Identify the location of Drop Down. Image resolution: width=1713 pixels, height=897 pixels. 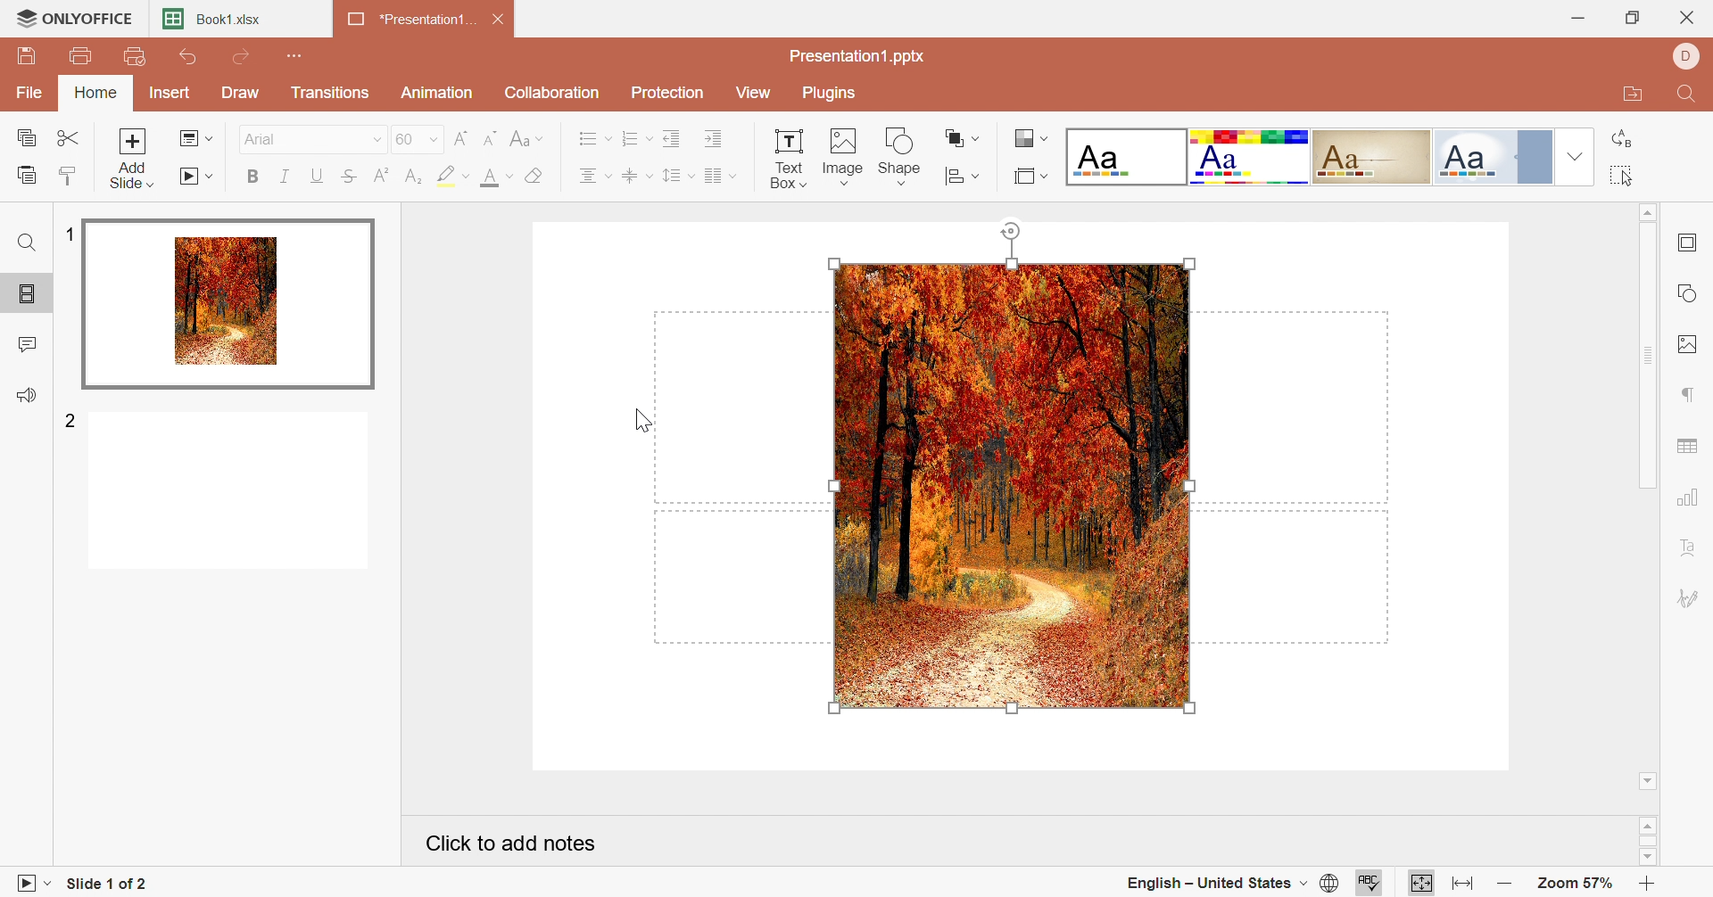
(1571, 156).